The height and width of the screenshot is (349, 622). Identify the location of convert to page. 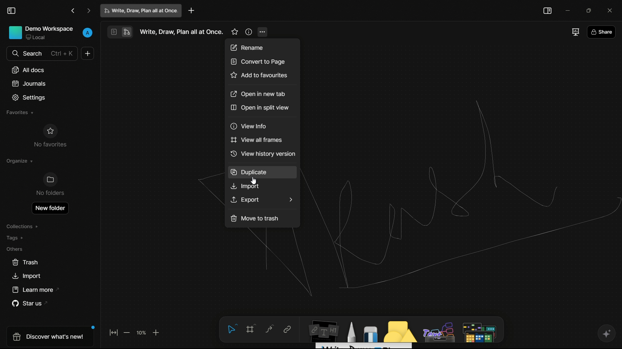
(259, 62).